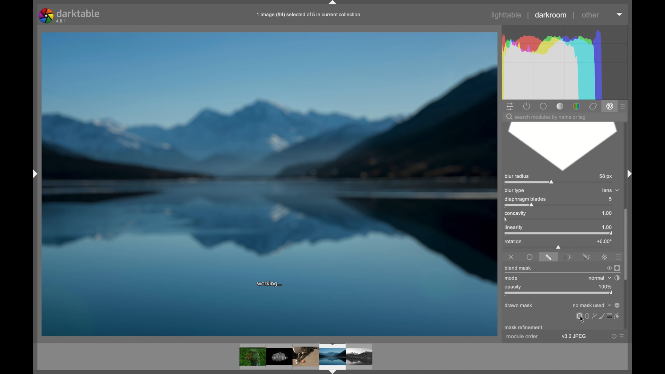 This screenshot has width=665, height=374. What do you see at coordinates (620, 15) in the screenshot?
I see `dropdown menu` at bounding box center [620, 15].